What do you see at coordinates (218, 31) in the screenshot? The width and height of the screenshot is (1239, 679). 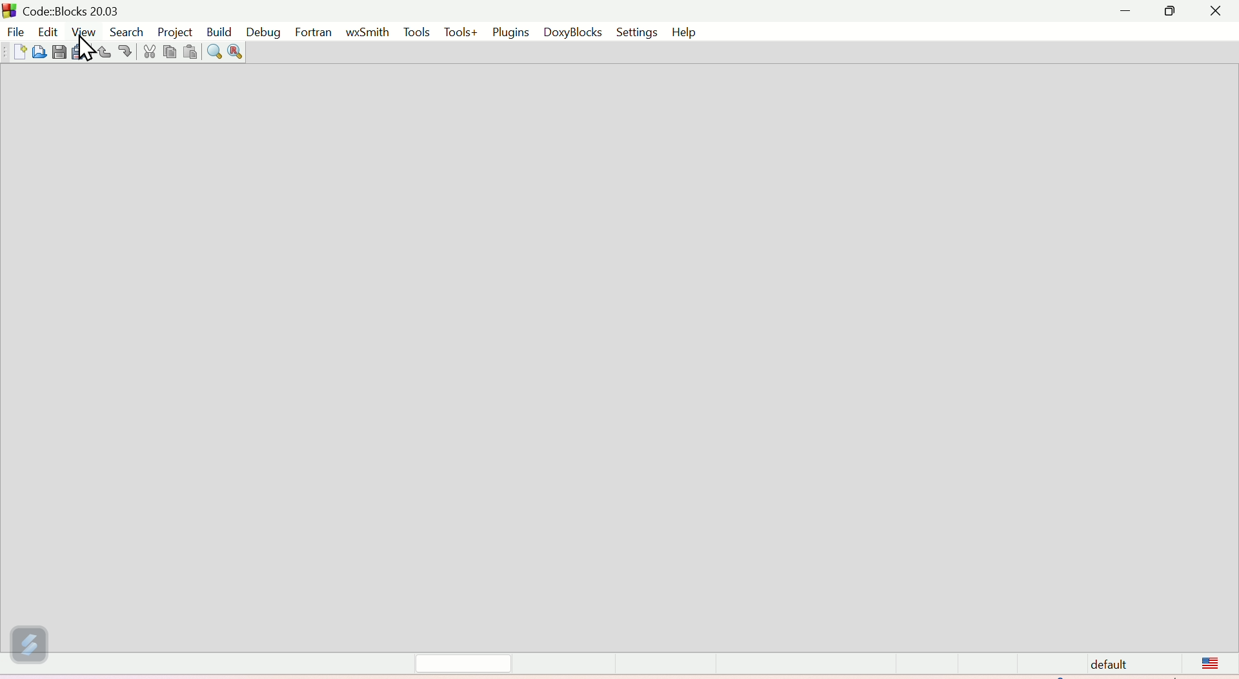 I see `Build` at bounding box center [218, 31].